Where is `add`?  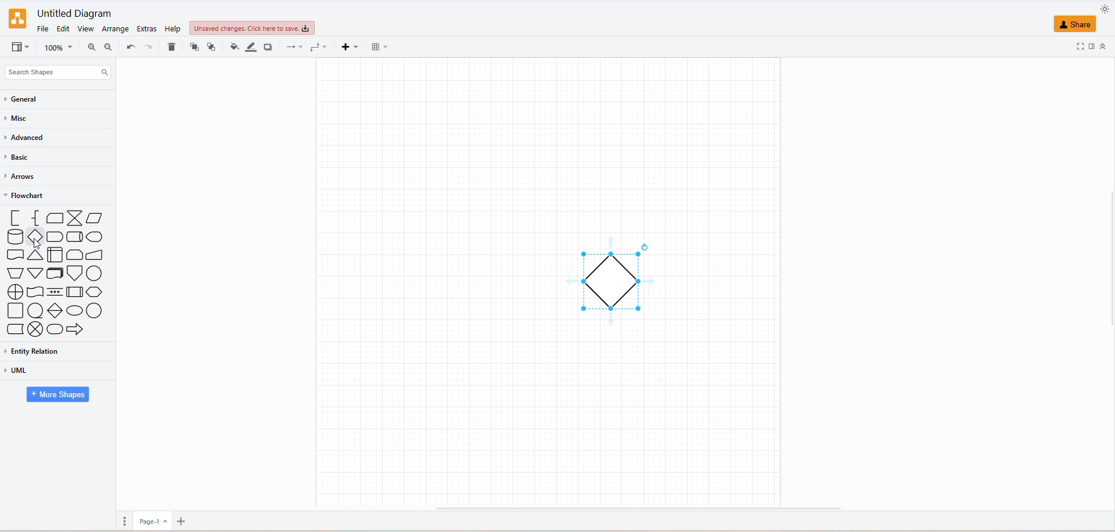
add is located at coordinates (186, 519).